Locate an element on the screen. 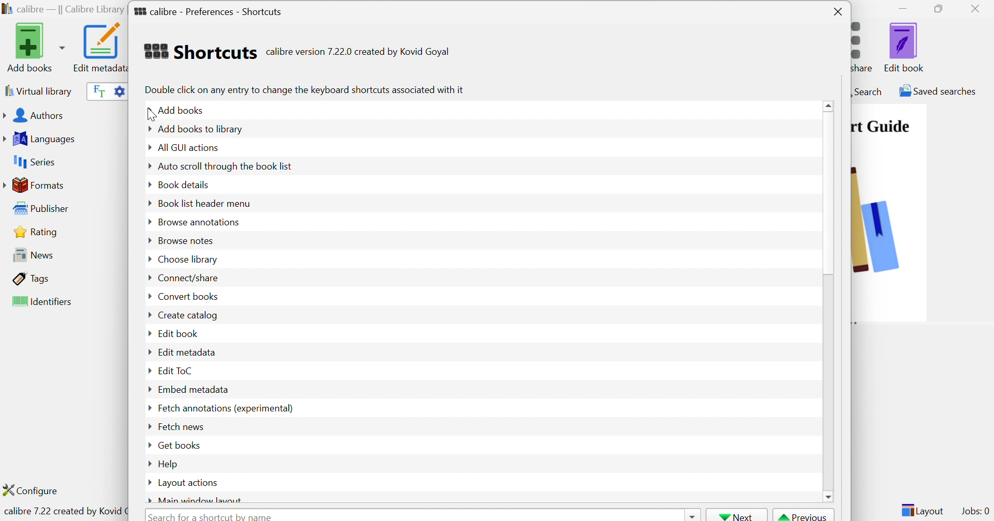 Image resolution: width=994 pixels, height=521 pixels. Embed metadata is located at coordinates (193, 389).